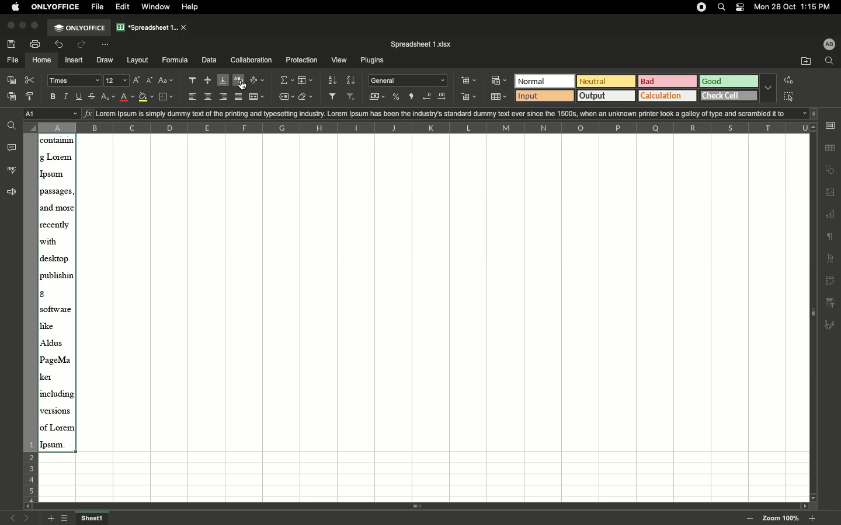 The height and width of the screenshot is (525, 841). I want to click on Sort ascending, so click(333, 80).